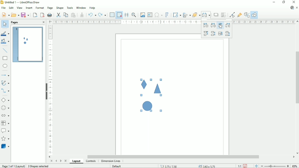  Describe the element at coordinates (5, 42) in the screenshot. I see `Fill color` at that location.